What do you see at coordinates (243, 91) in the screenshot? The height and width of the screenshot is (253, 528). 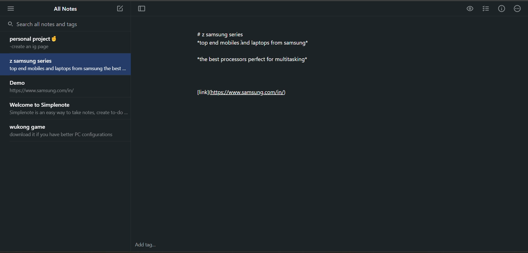 I see `Link` at bounding box center [243, 91].